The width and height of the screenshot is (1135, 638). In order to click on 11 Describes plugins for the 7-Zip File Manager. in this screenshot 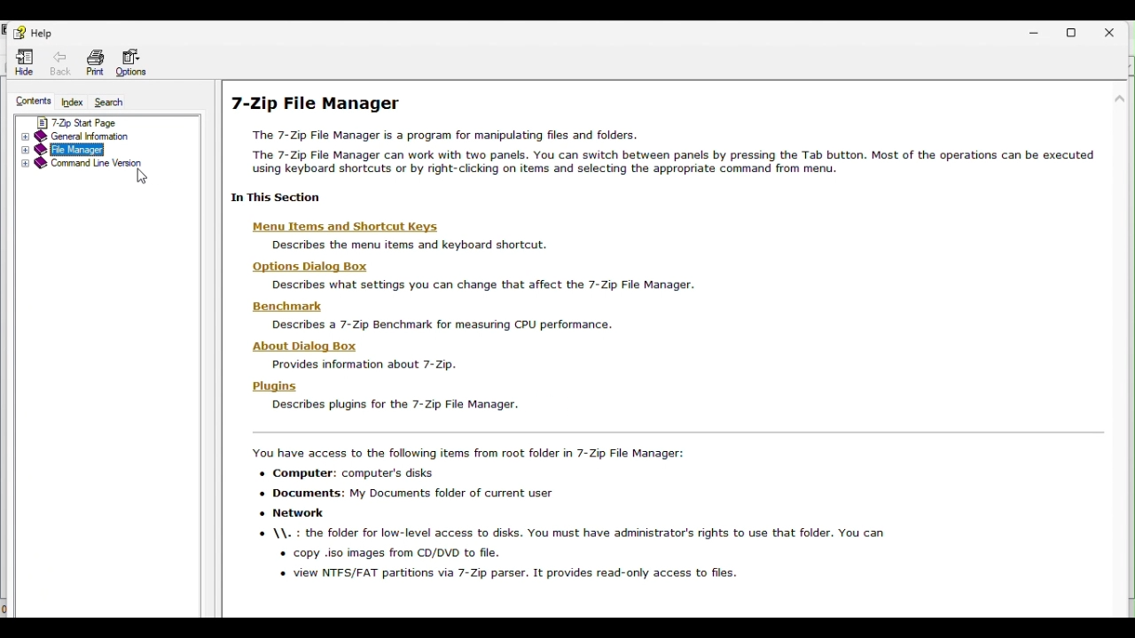, I will do `click(393, 405)`.